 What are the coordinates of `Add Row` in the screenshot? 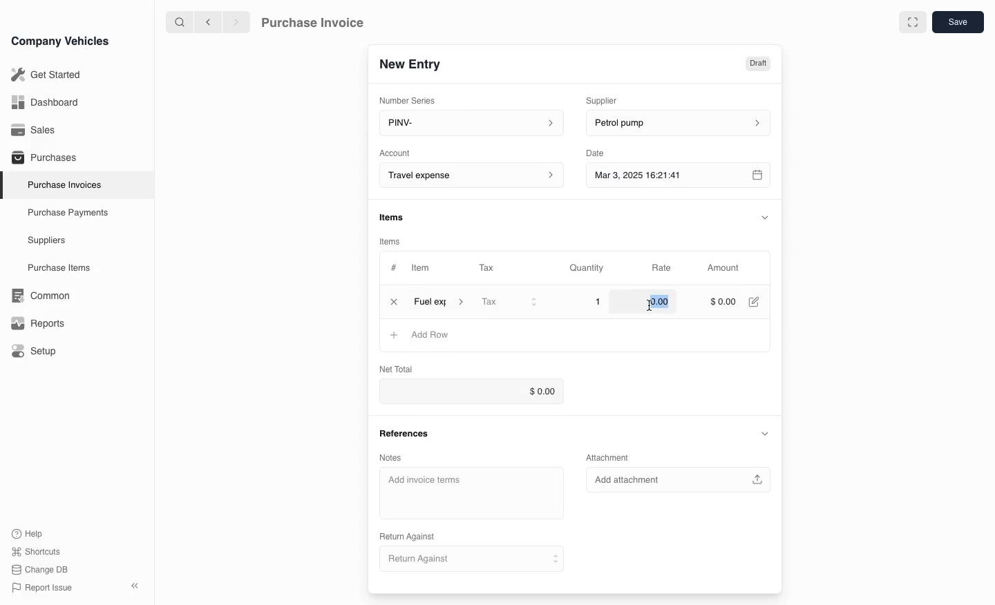 It's located at (419, 336).